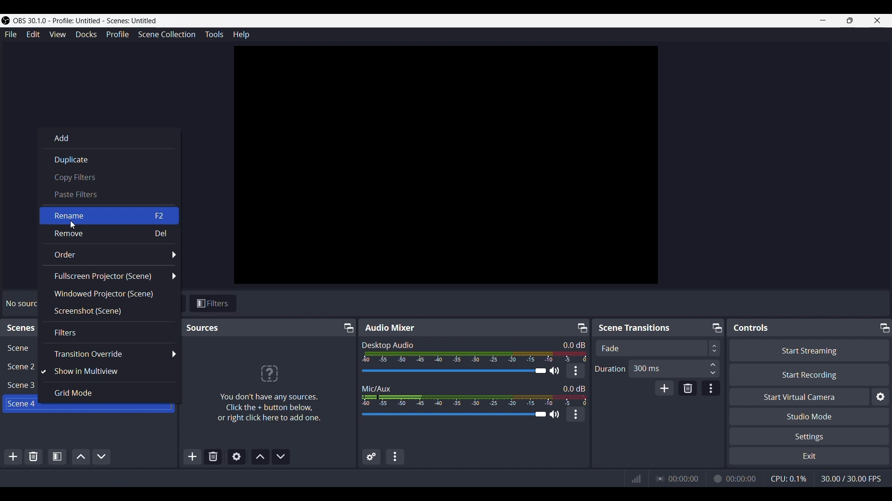 The height and width of the screenshot is (501, 892). I want to click on Audio mixer menu, so click(396, 456).